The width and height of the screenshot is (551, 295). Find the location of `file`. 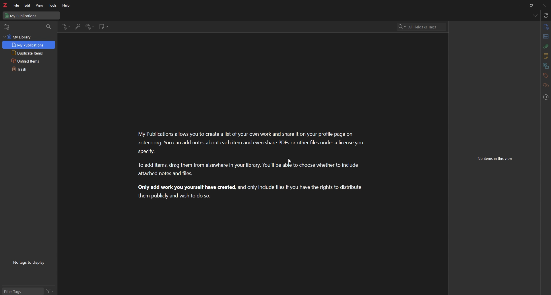

file is located at coordinates (16, 5).